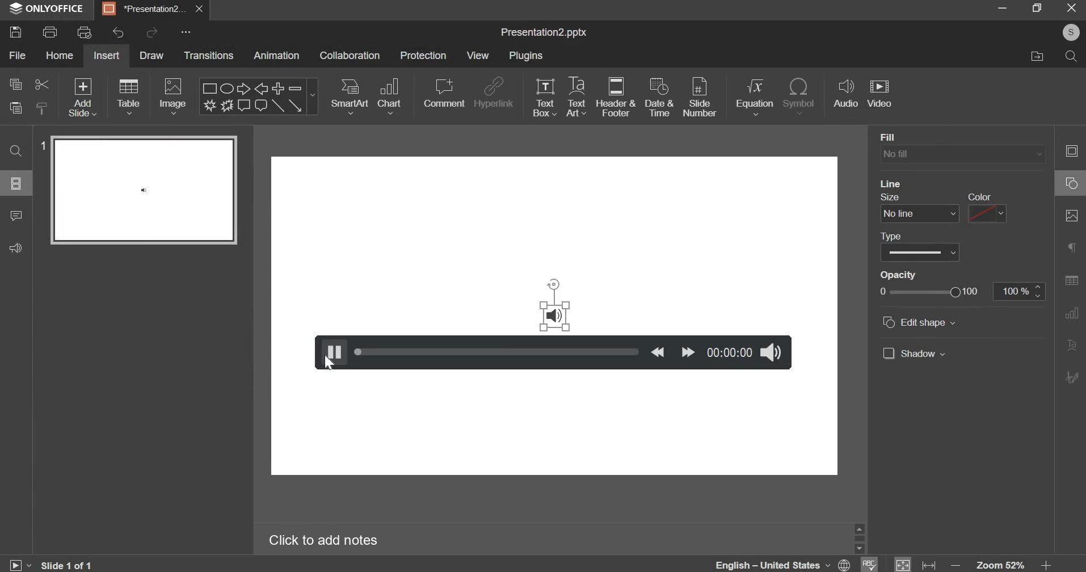  I want to click on color, so click(979, 196).